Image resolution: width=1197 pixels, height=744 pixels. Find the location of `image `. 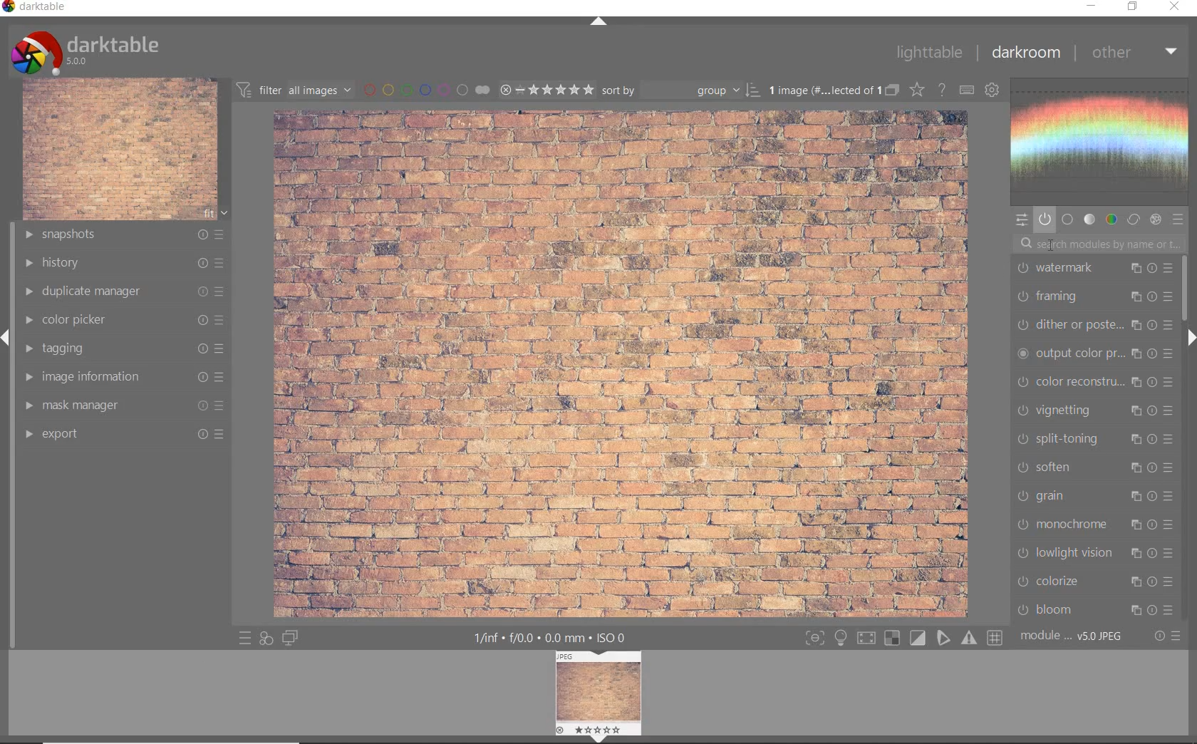

image  is located at coordinates (120, 150).